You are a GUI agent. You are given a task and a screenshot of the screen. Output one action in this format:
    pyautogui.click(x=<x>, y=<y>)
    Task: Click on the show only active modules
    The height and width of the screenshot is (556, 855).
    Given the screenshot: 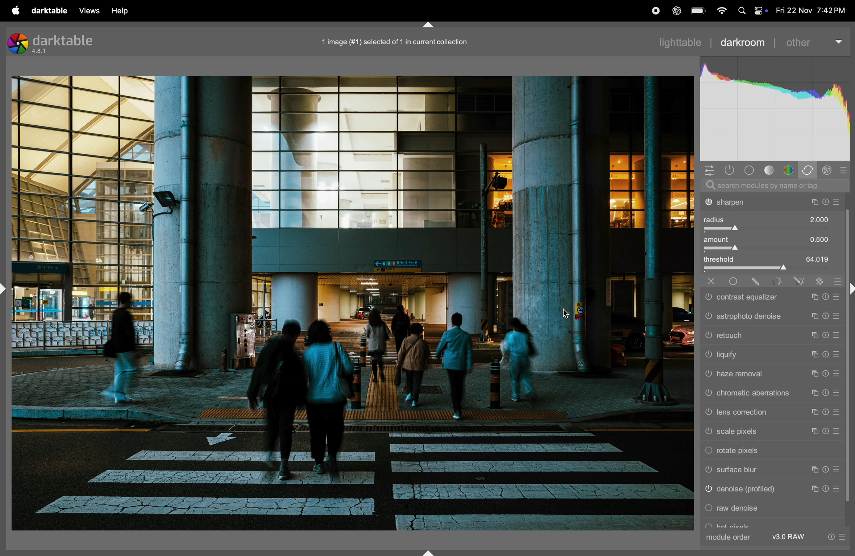 What is the action you would take?
    pyautogui.click(x=730, y=170)
    